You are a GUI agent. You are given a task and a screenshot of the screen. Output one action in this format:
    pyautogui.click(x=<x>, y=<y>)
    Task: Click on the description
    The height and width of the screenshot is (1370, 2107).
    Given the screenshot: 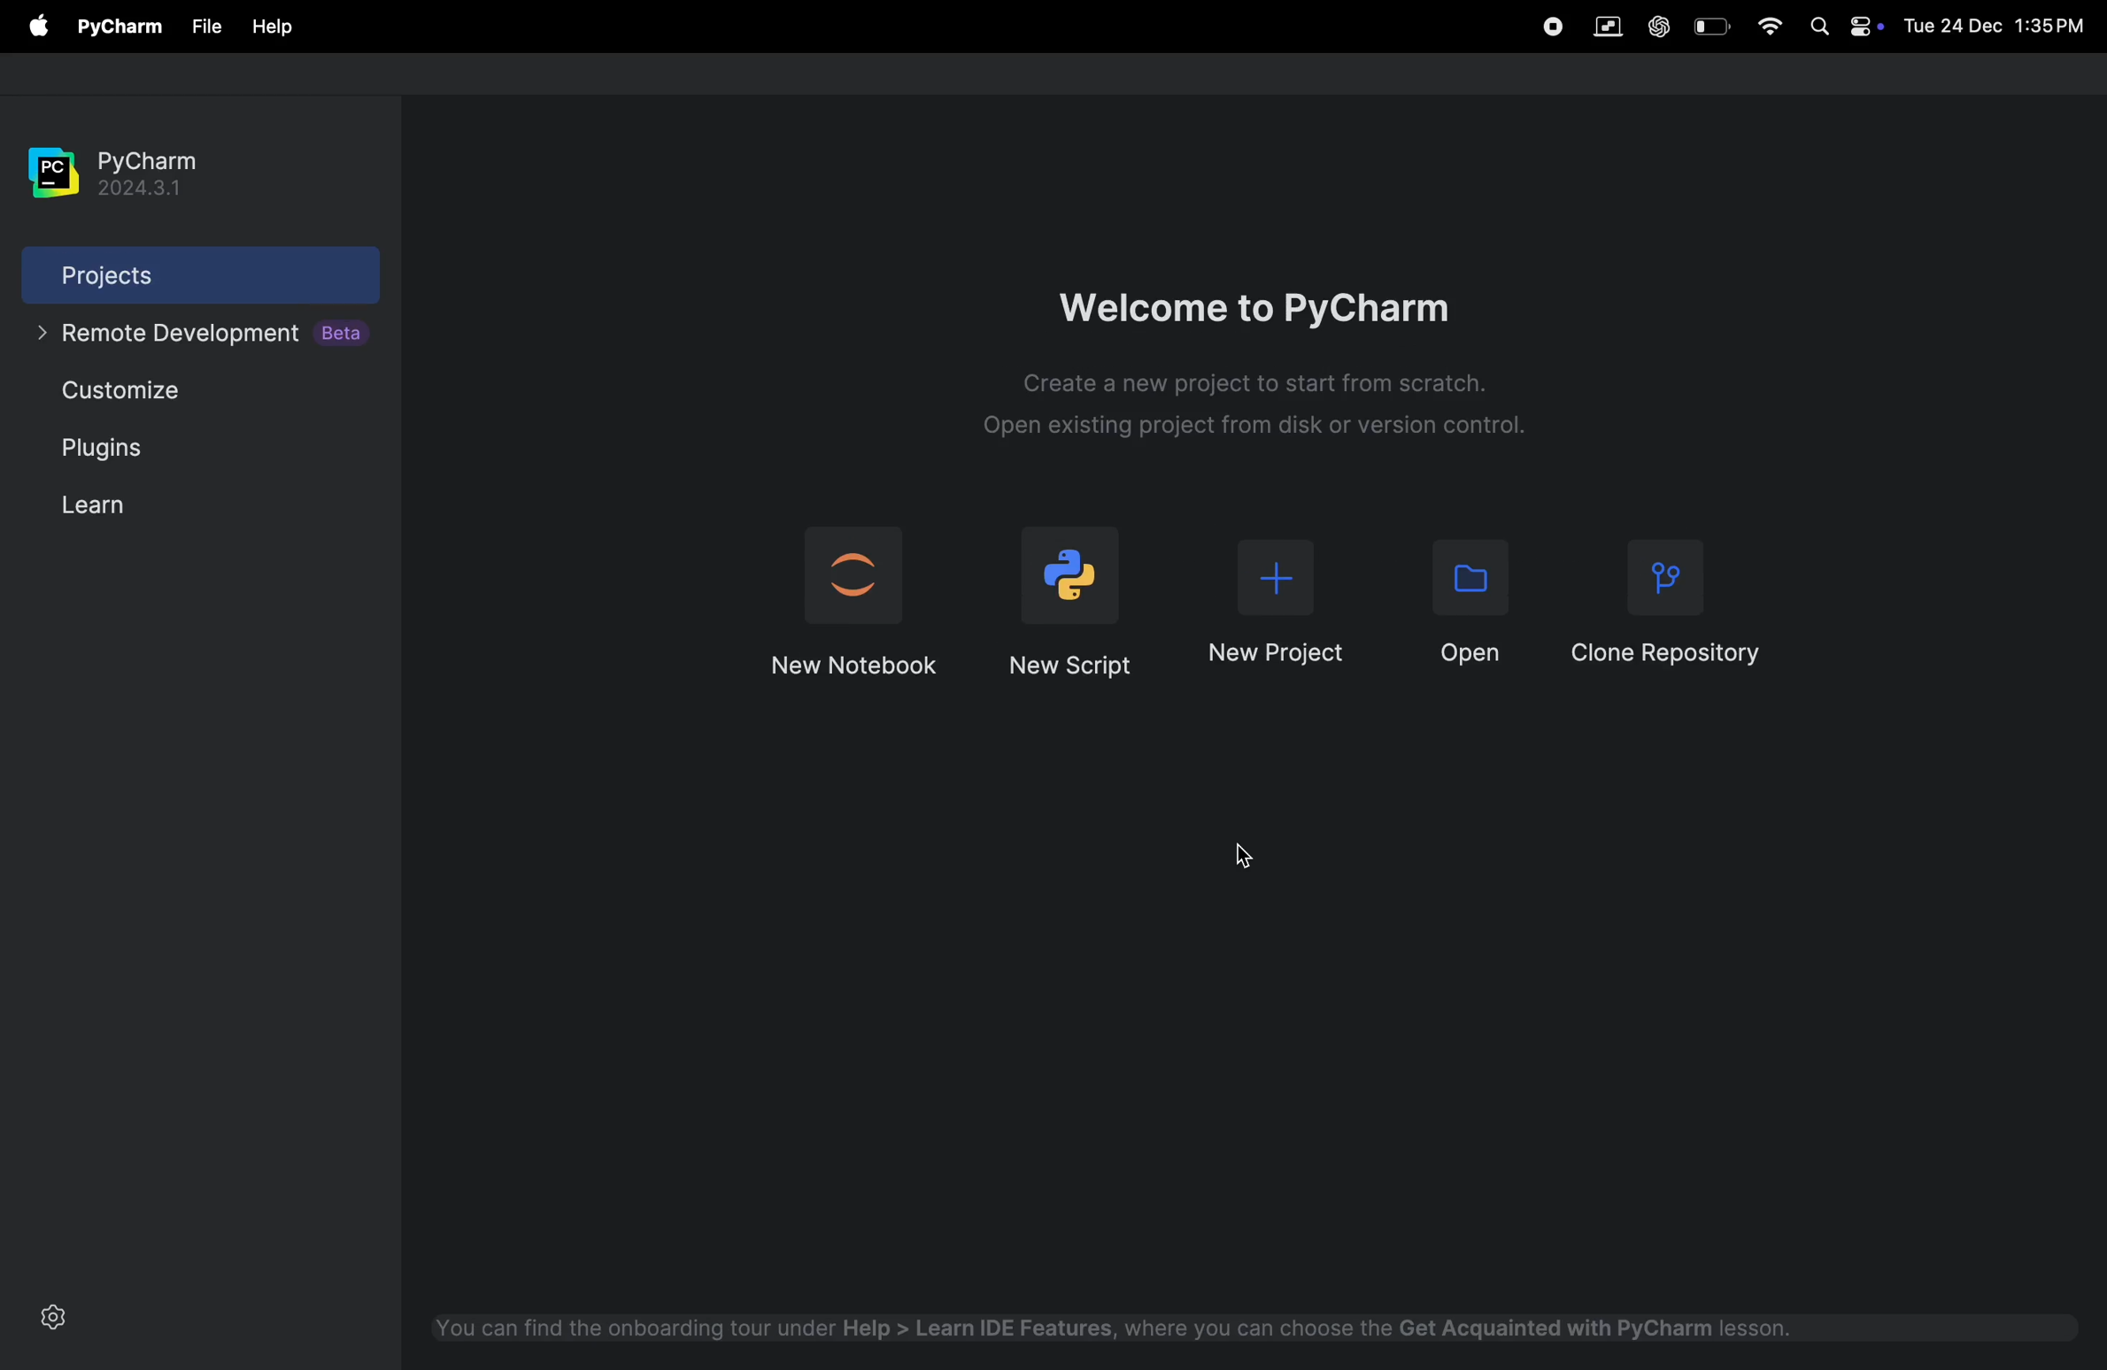 What is the action you would take?
    pyautogui.click(x=1258, y=412)
    